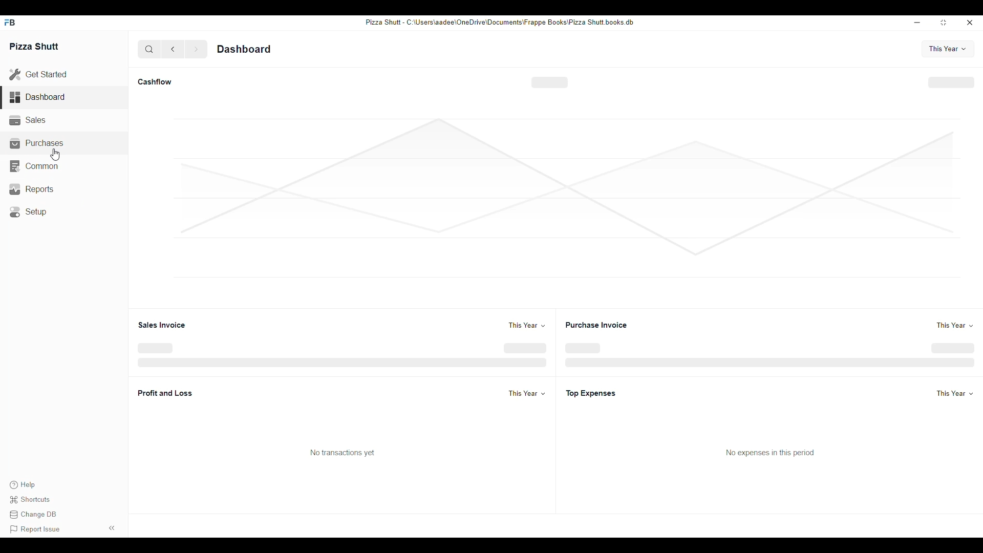 This screenshot has width=983, height=553. Describe the element at coordinates (164, 393) in the screenshot. I see `Profit and Loss` at that location.